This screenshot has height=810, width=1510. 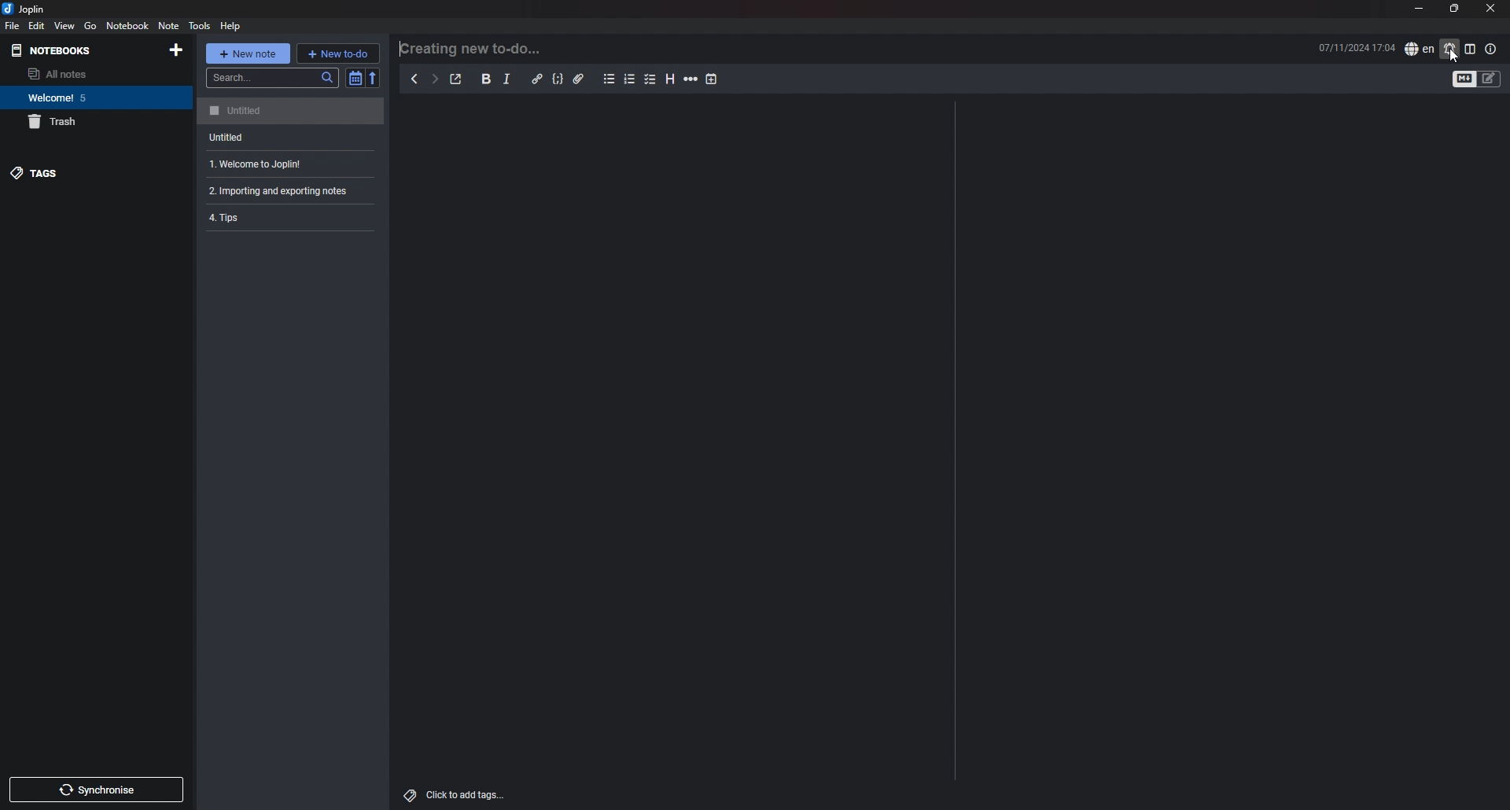 What do you see at coordinates (290, 191) in the screenshot?
I see `note` at bounding box center [290, 191].